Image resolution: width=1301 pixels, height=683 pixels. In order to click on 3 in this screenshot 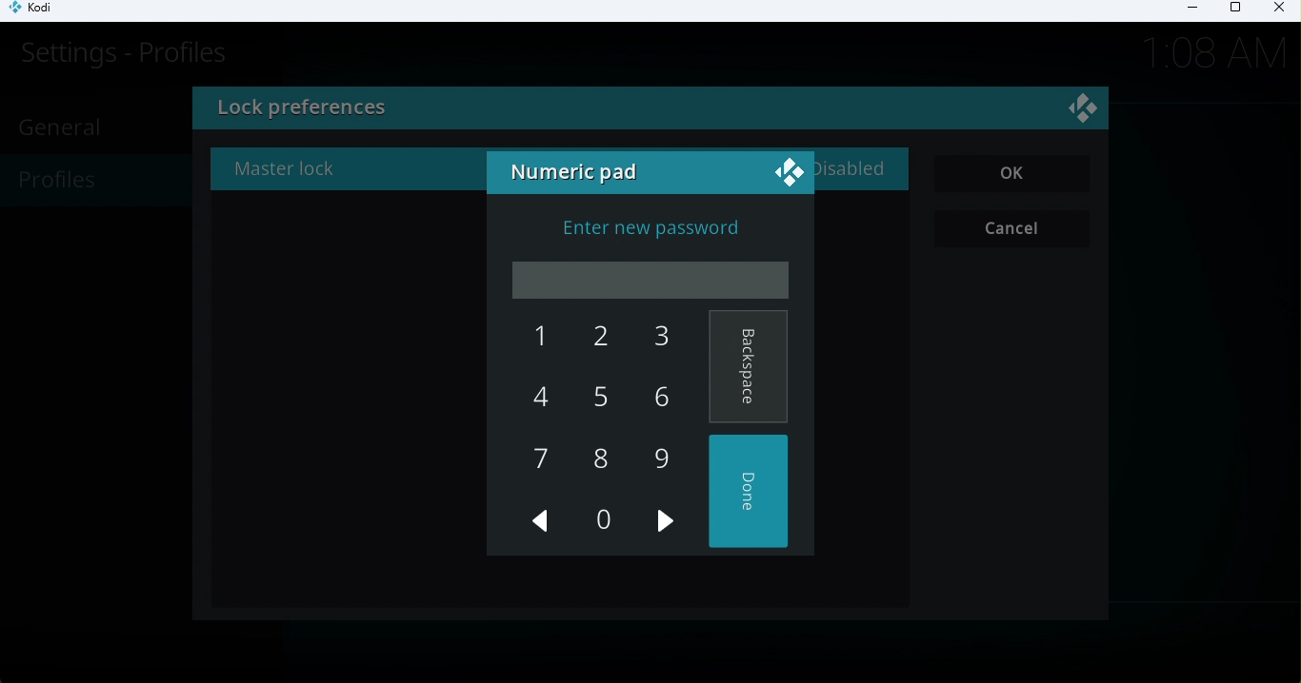, I will do `click(650, 339)`.